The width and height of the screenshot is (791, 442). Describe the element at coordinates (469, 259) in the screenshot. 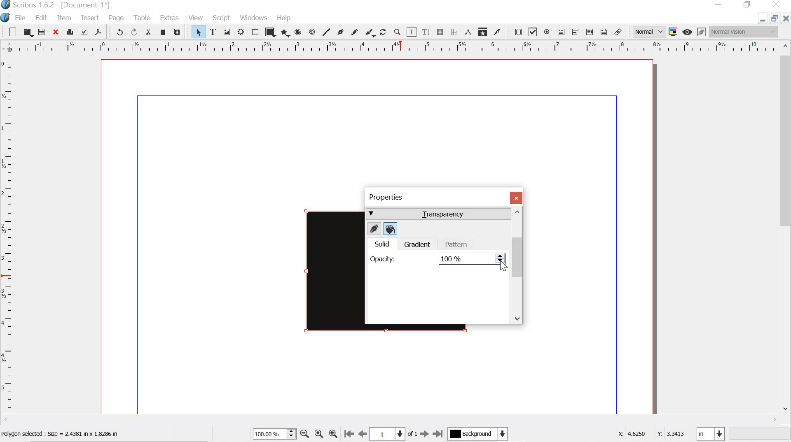

I see `70% opacity` at that location.